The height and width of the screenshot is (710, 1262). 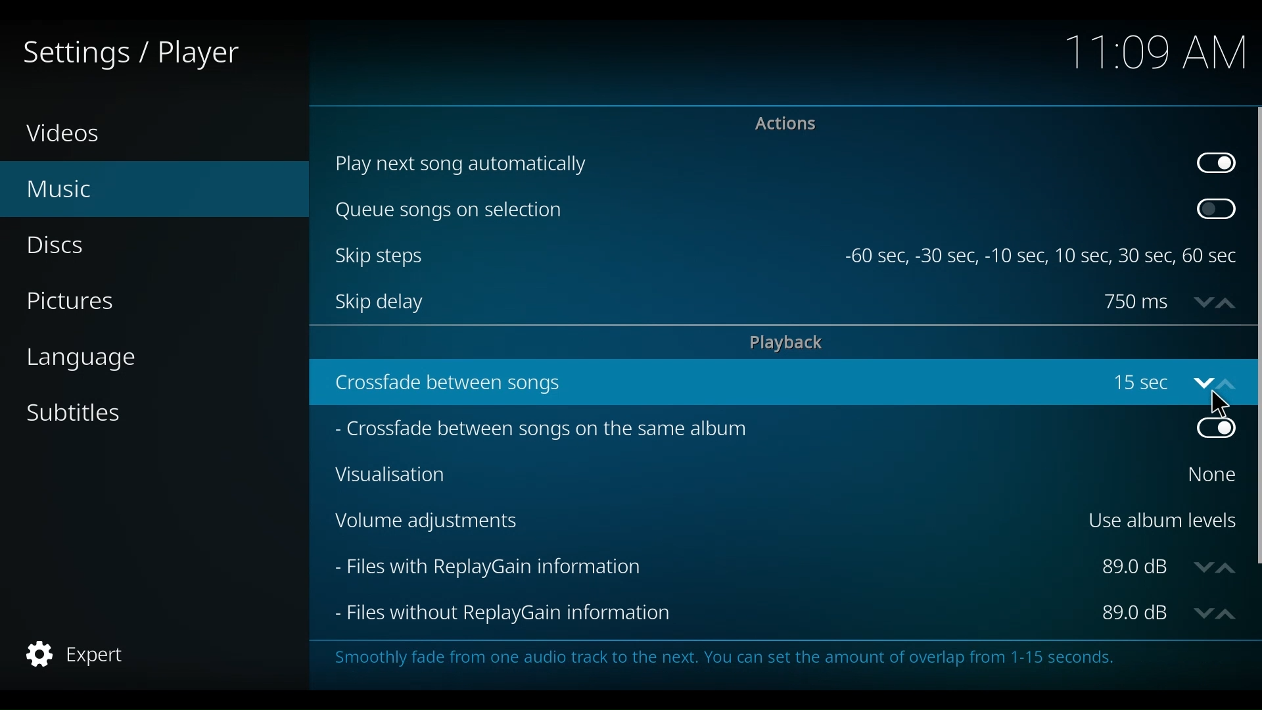 I want to click on -60 sec, -30 sec, -10 sec, 10 sec, 30 sec, 60 sec, so click(x=1040, y=257).